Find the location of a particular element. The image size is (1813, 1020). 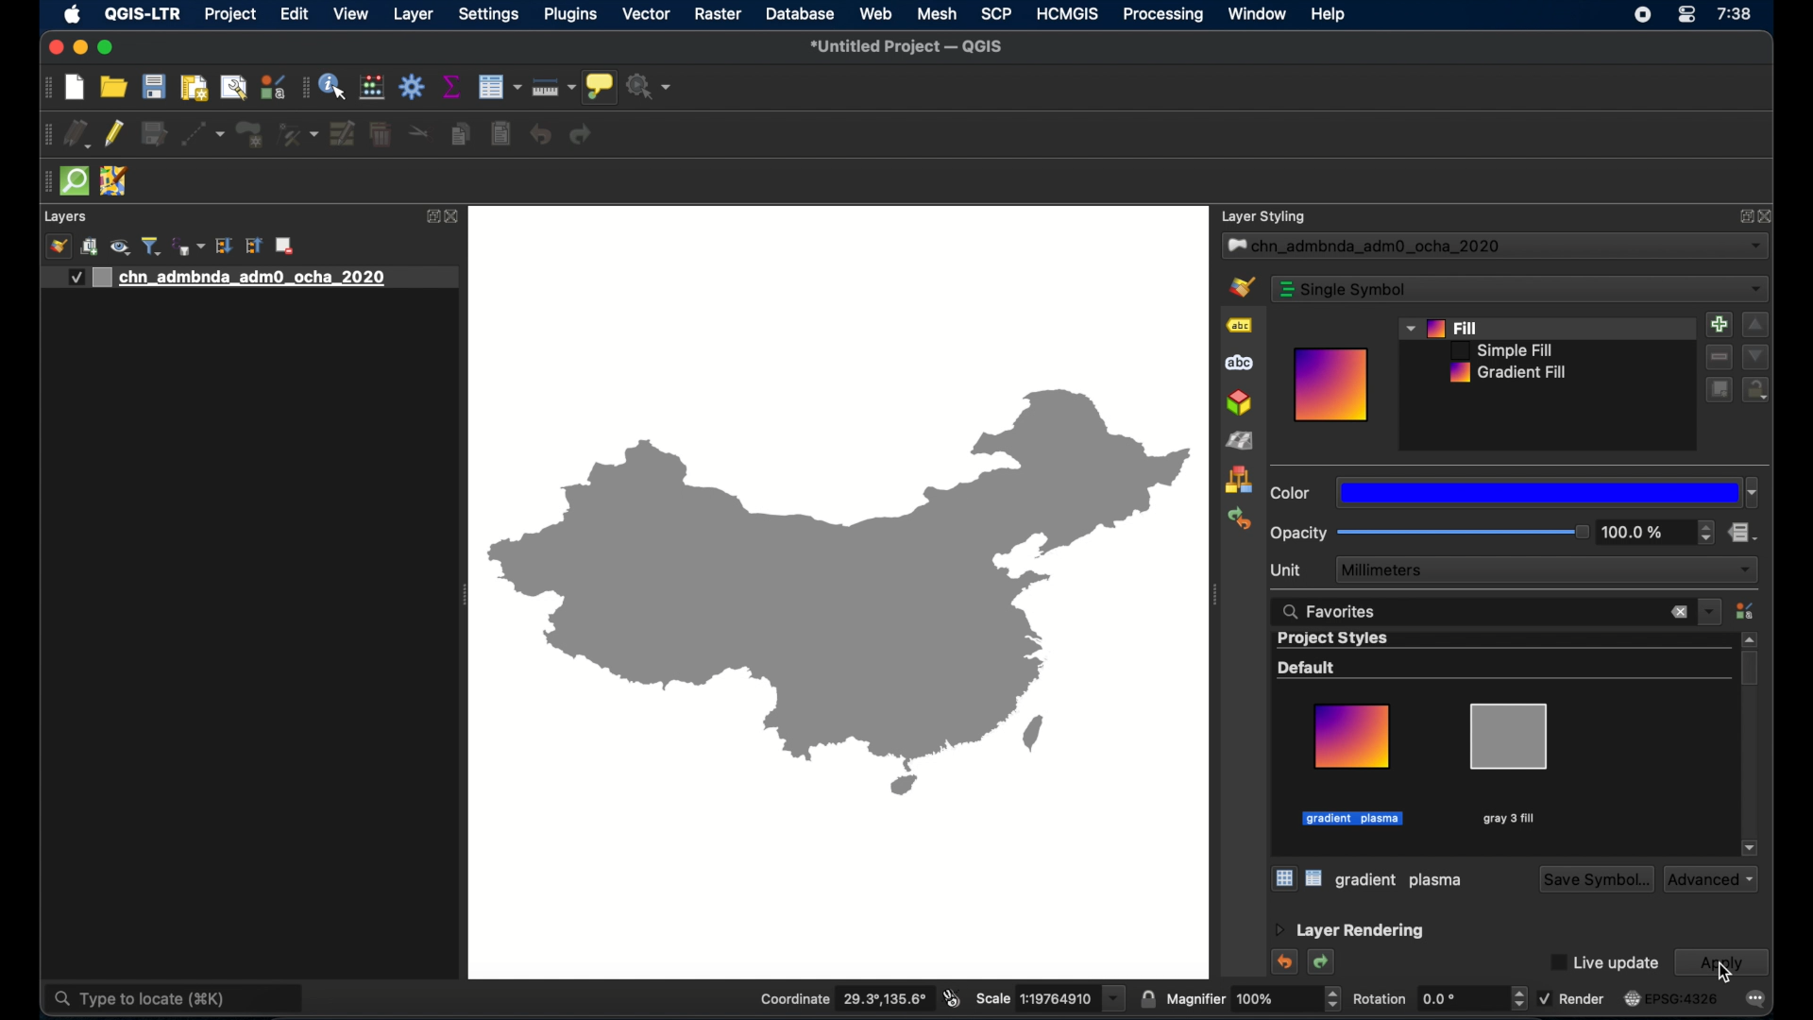

layer styling is located at coordinates (1264, 217).